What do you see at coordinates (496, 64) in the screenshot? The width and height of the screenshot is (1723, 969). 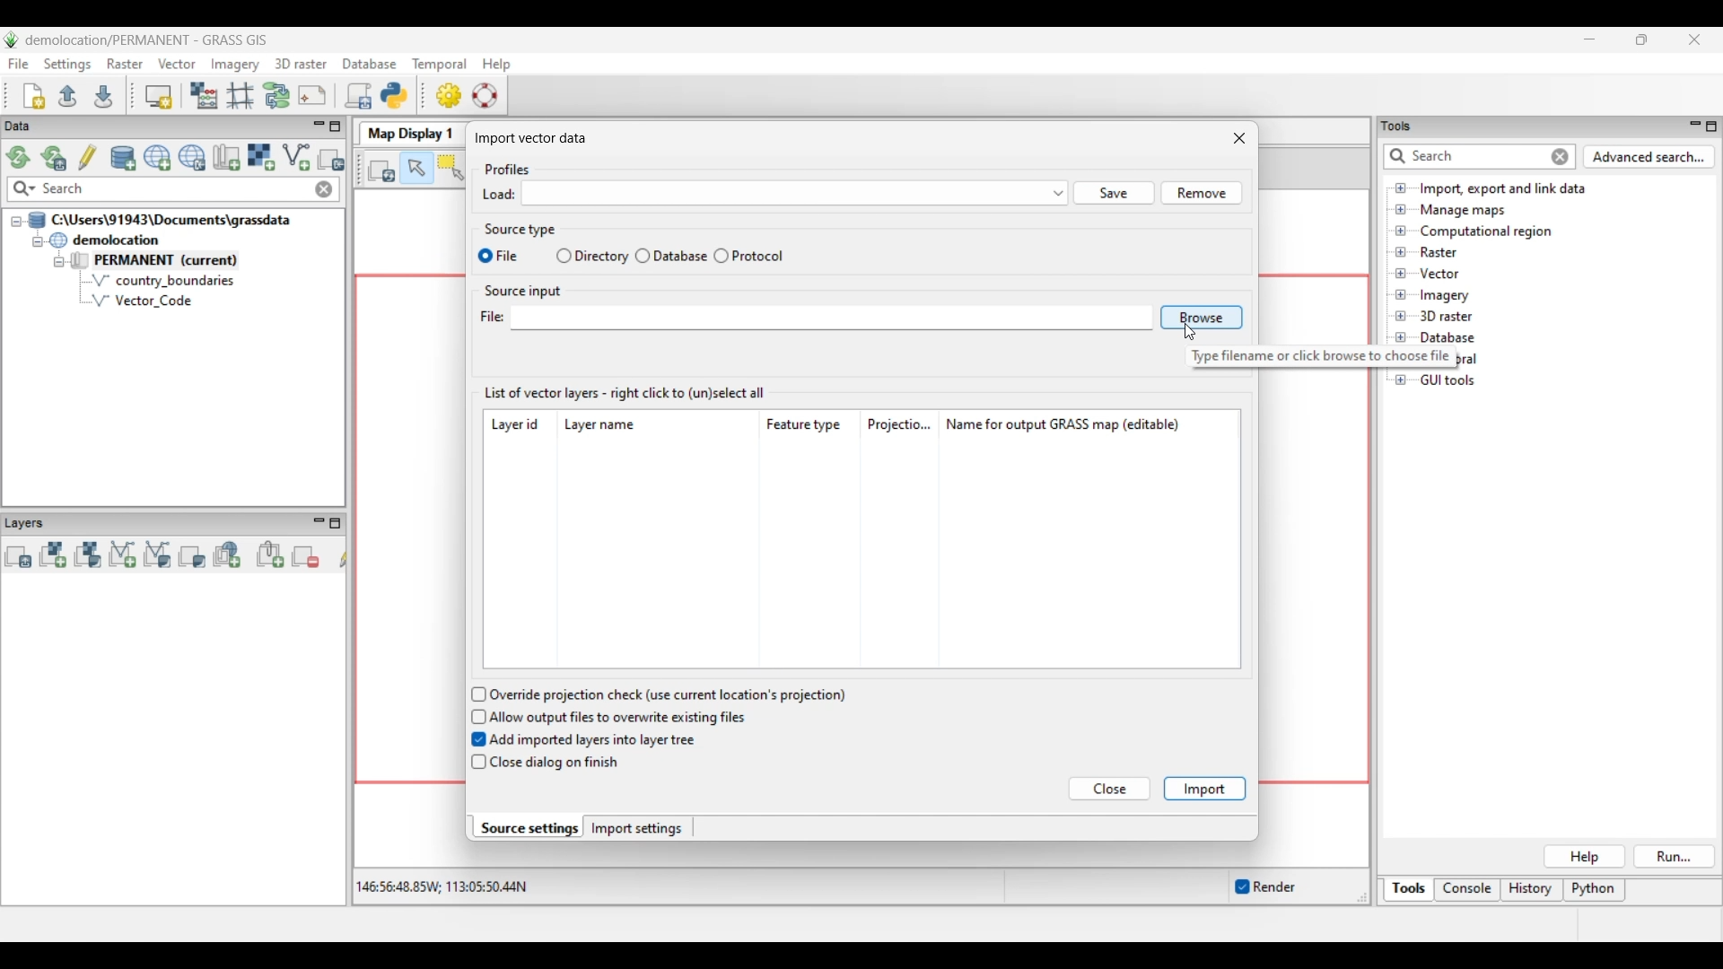 I see `Help menu` at bounding box center [496, 64].